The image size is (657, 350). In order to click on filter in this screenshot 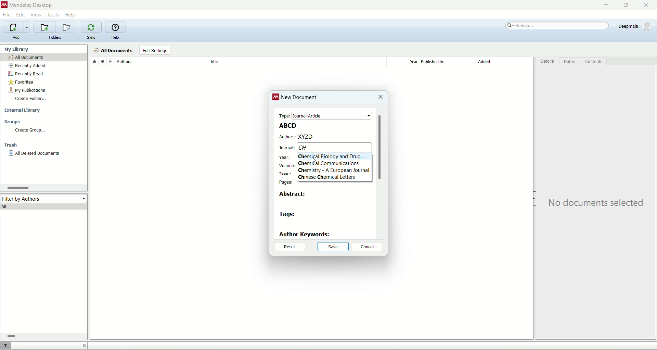, I will do `click(7, 346)`.